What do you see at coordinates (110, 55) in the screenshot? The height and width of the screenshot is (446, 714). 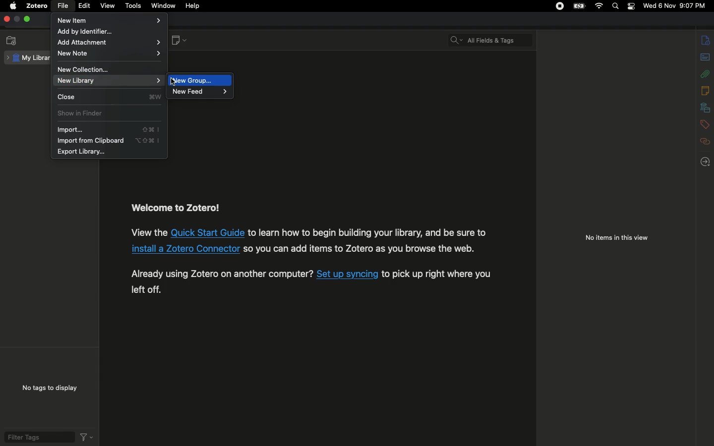 I see `New note` at bounding box center [110, 55].